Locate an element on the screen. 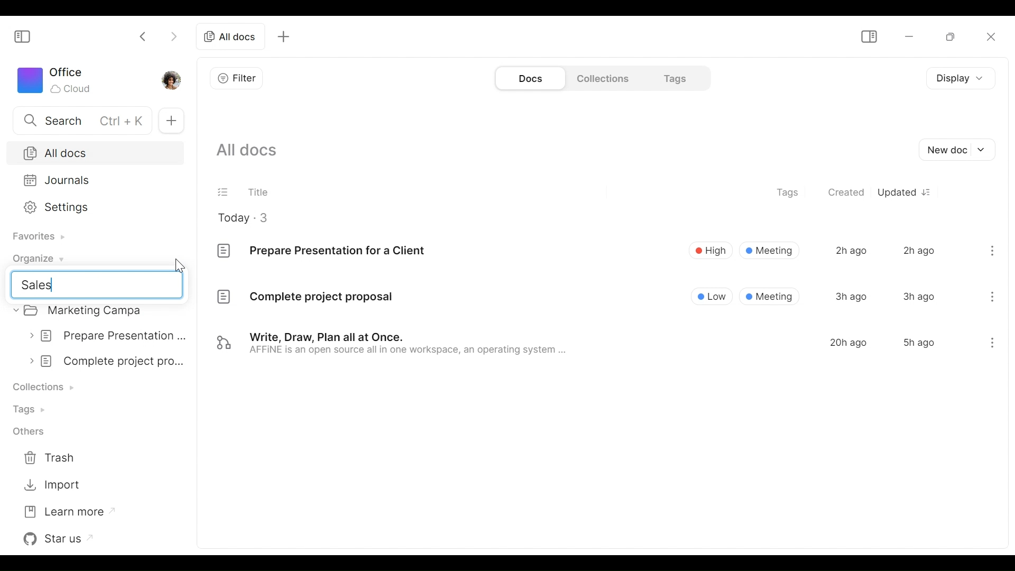  Favorites is located at coordinates (36, 236).